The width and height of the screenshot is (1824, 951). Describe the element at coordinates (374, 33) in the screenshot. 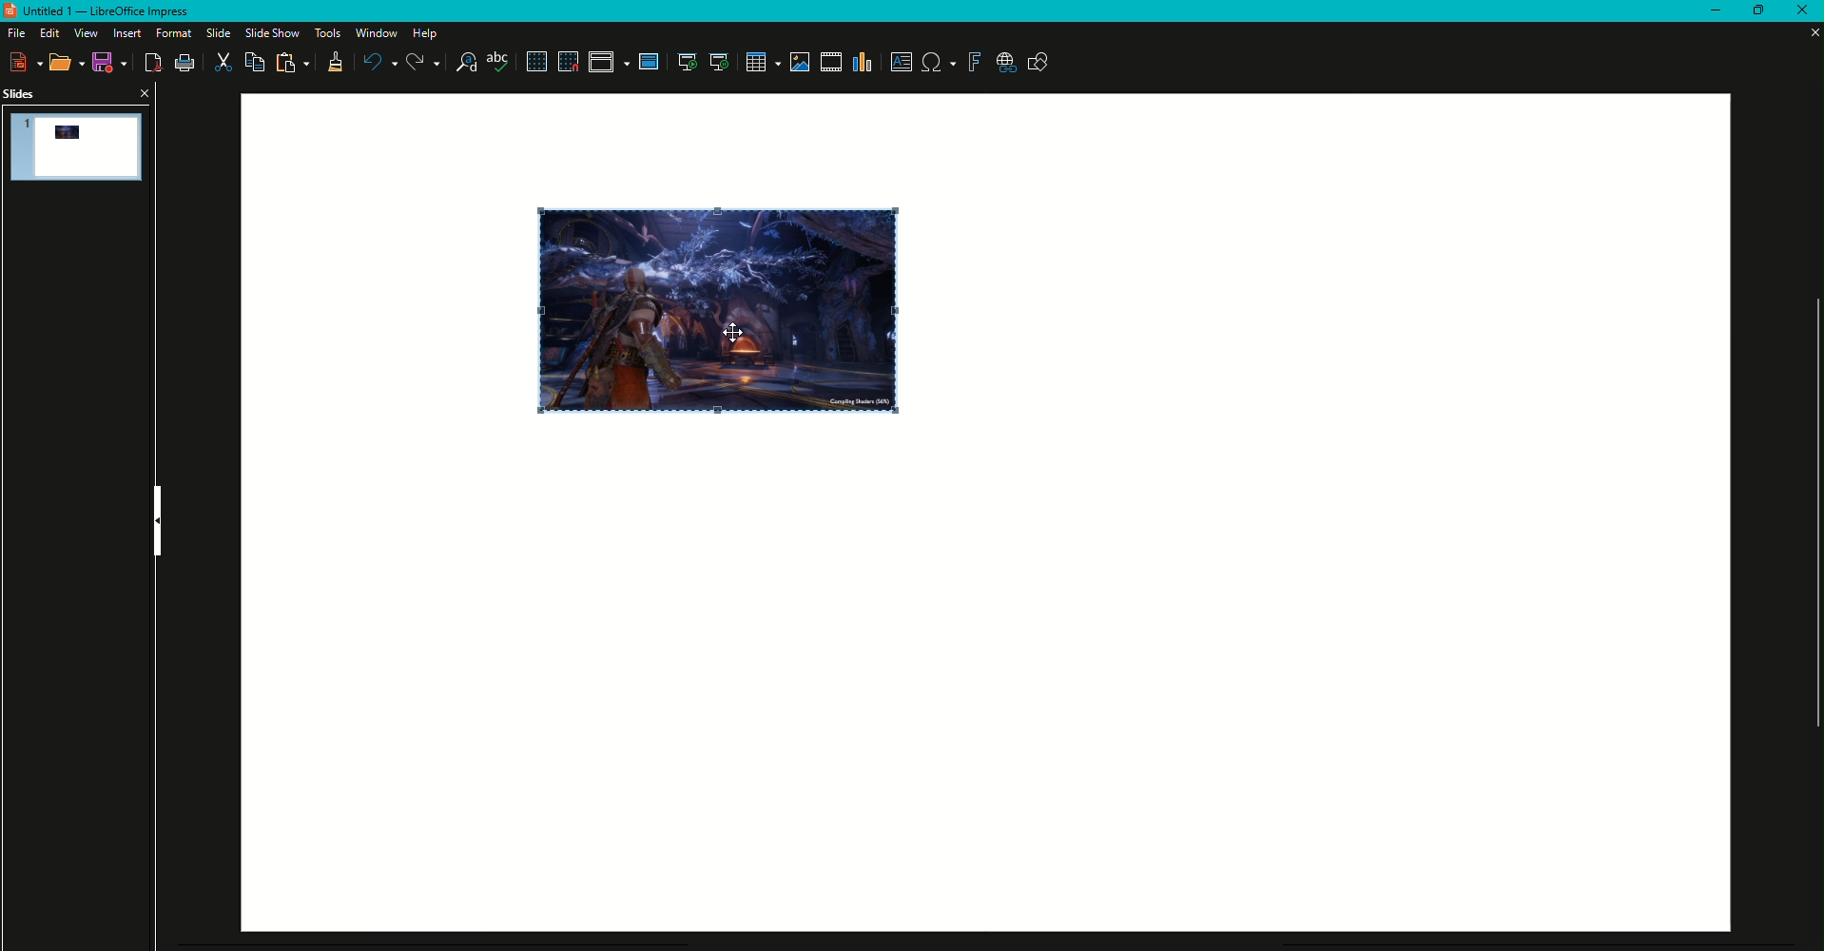

I see `Window` at that location.